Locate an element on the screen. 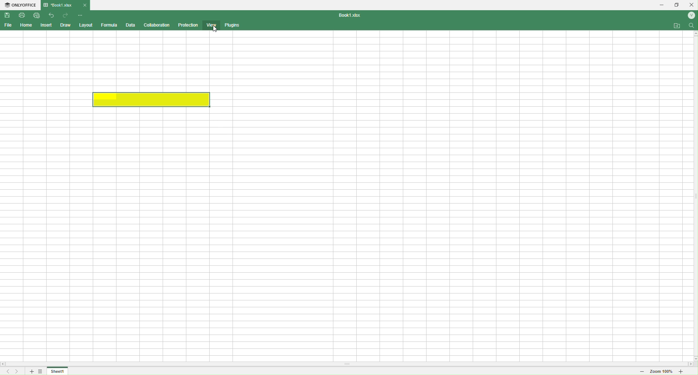 The width and height of the screenshot is (698, 375). Cells is located at coordinates (343, 197).